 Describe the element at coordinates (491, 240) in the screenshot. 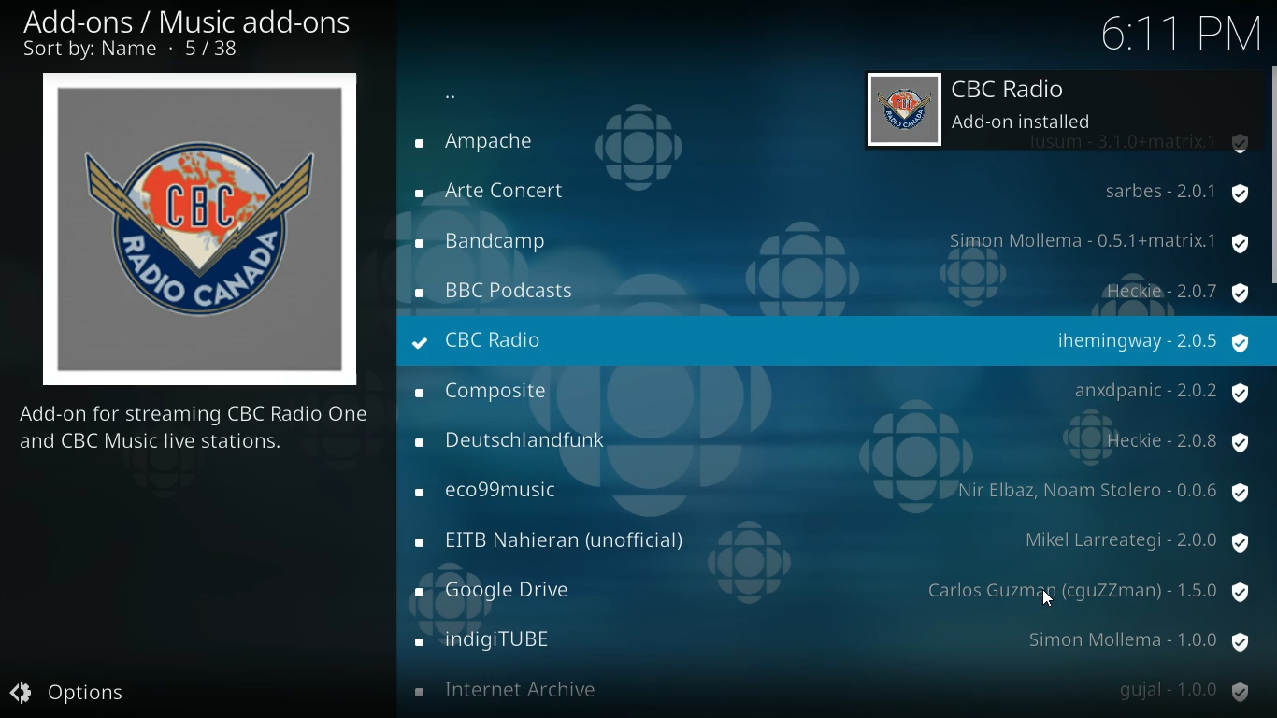

I see `radio name` at that location.